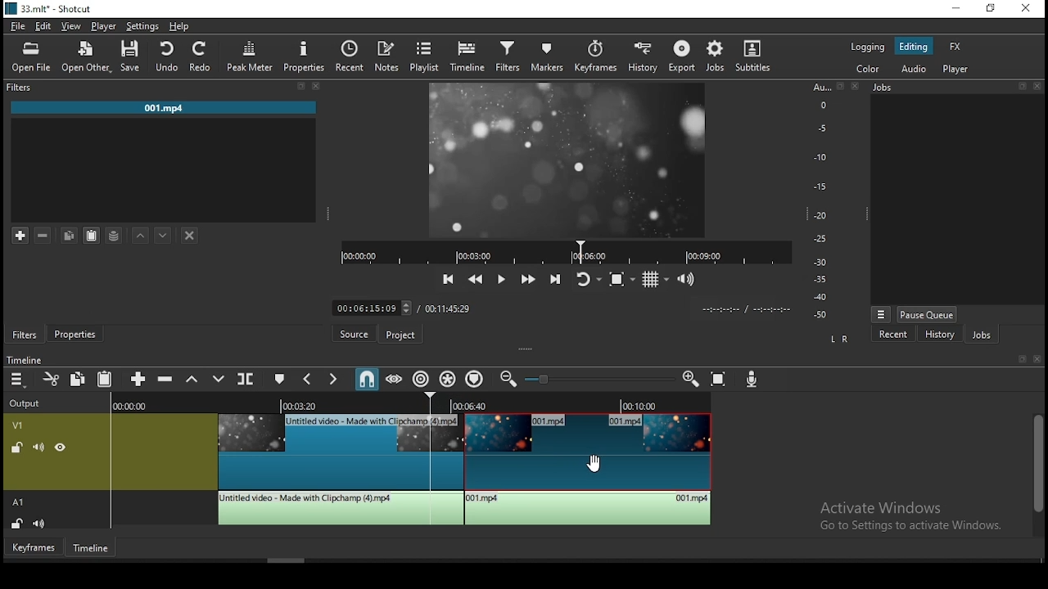  Describe the element at coordinates (594, 461) in the screenshot. I see `mouse pointer` at that location.